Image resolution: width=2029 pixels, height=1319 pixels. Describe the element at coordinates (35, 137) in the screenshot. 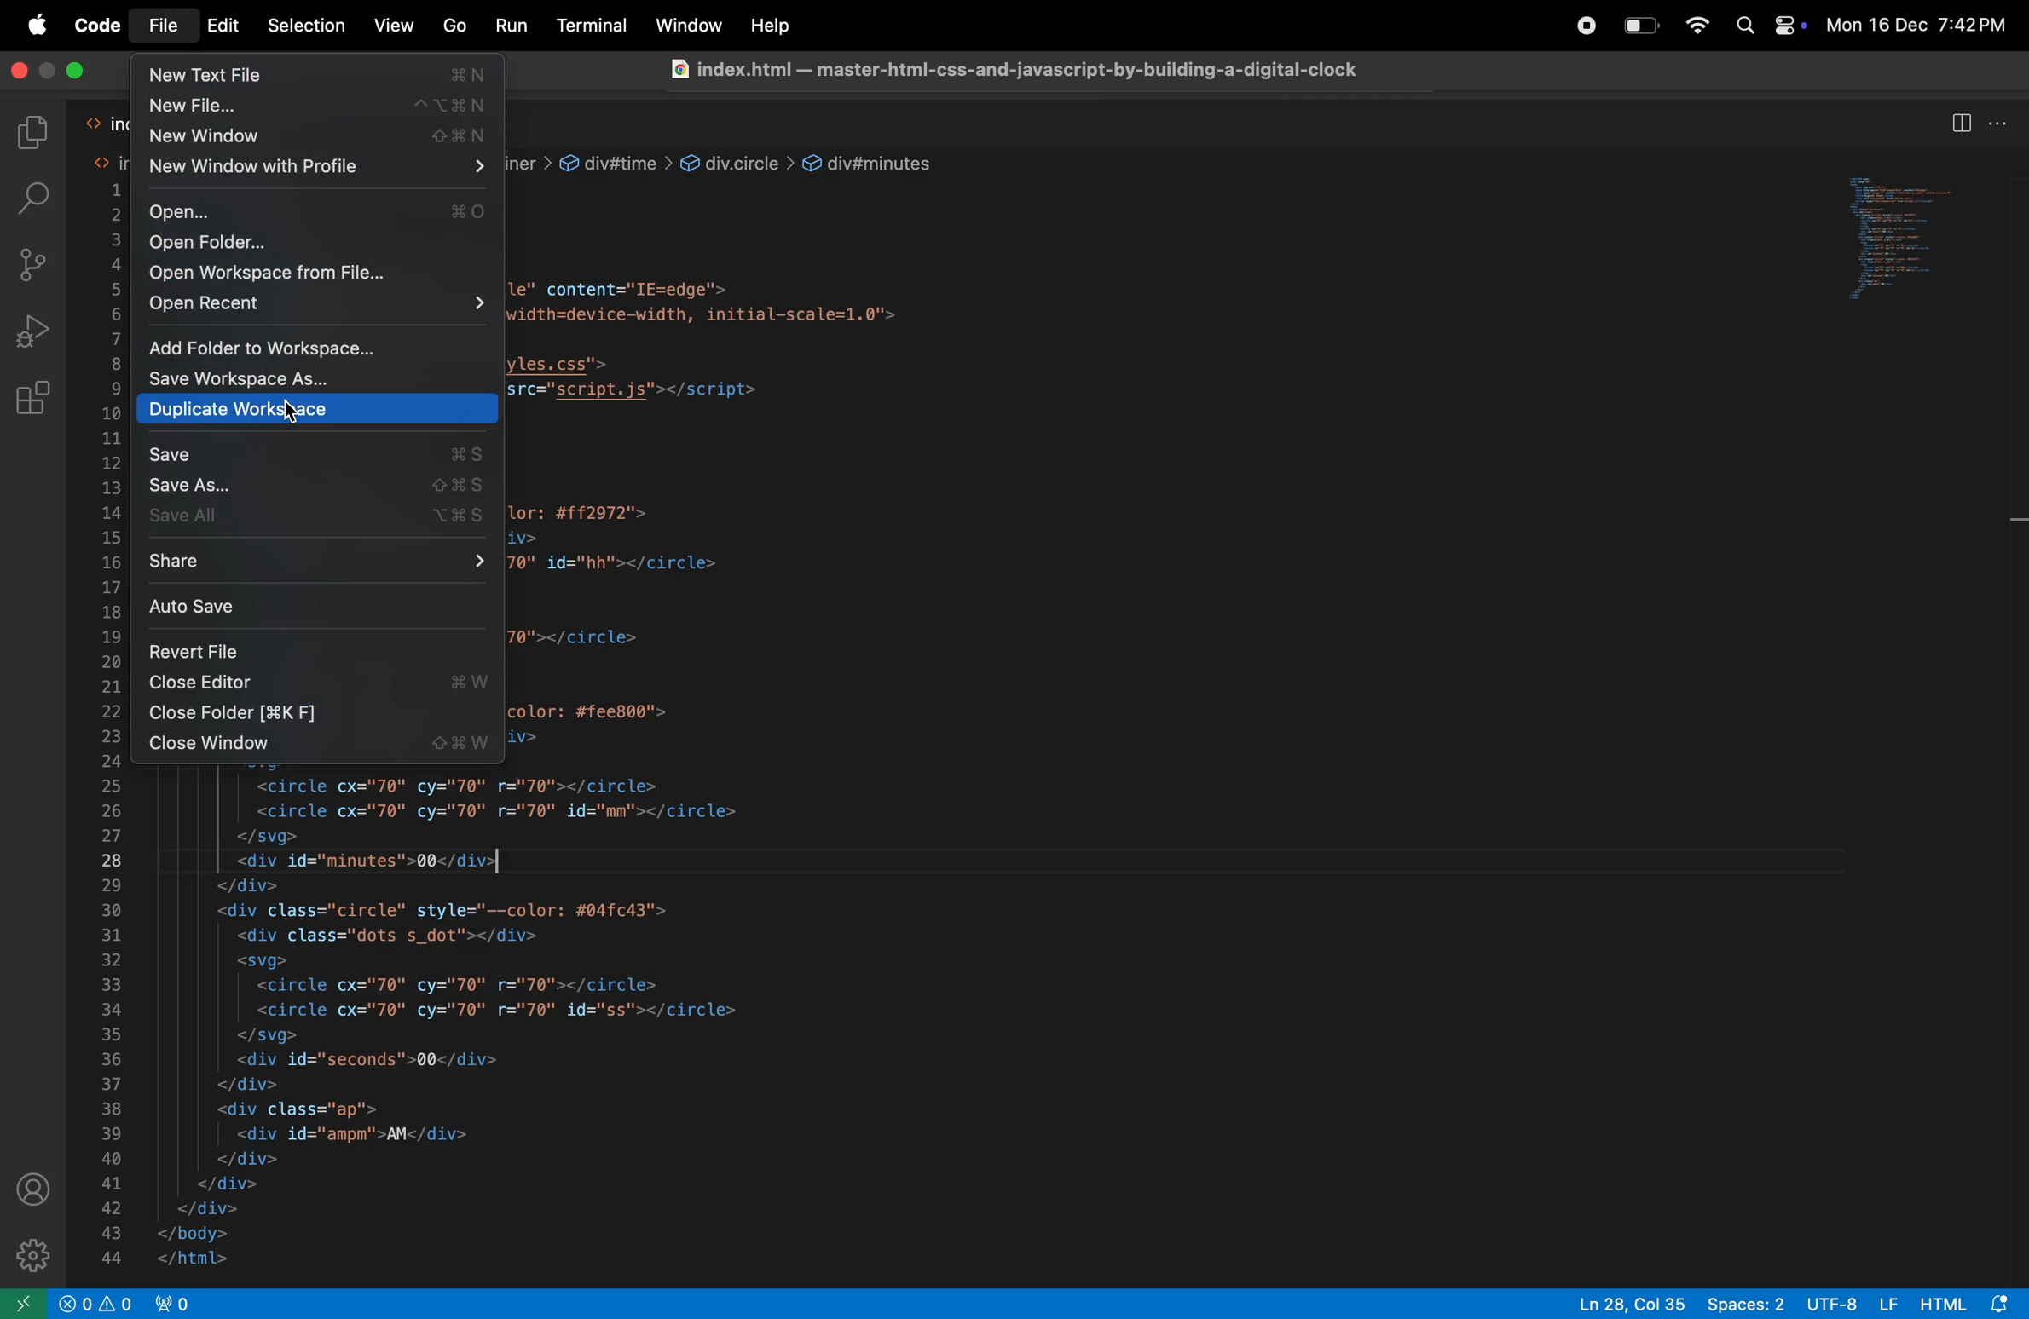

I see `explore` at that location.